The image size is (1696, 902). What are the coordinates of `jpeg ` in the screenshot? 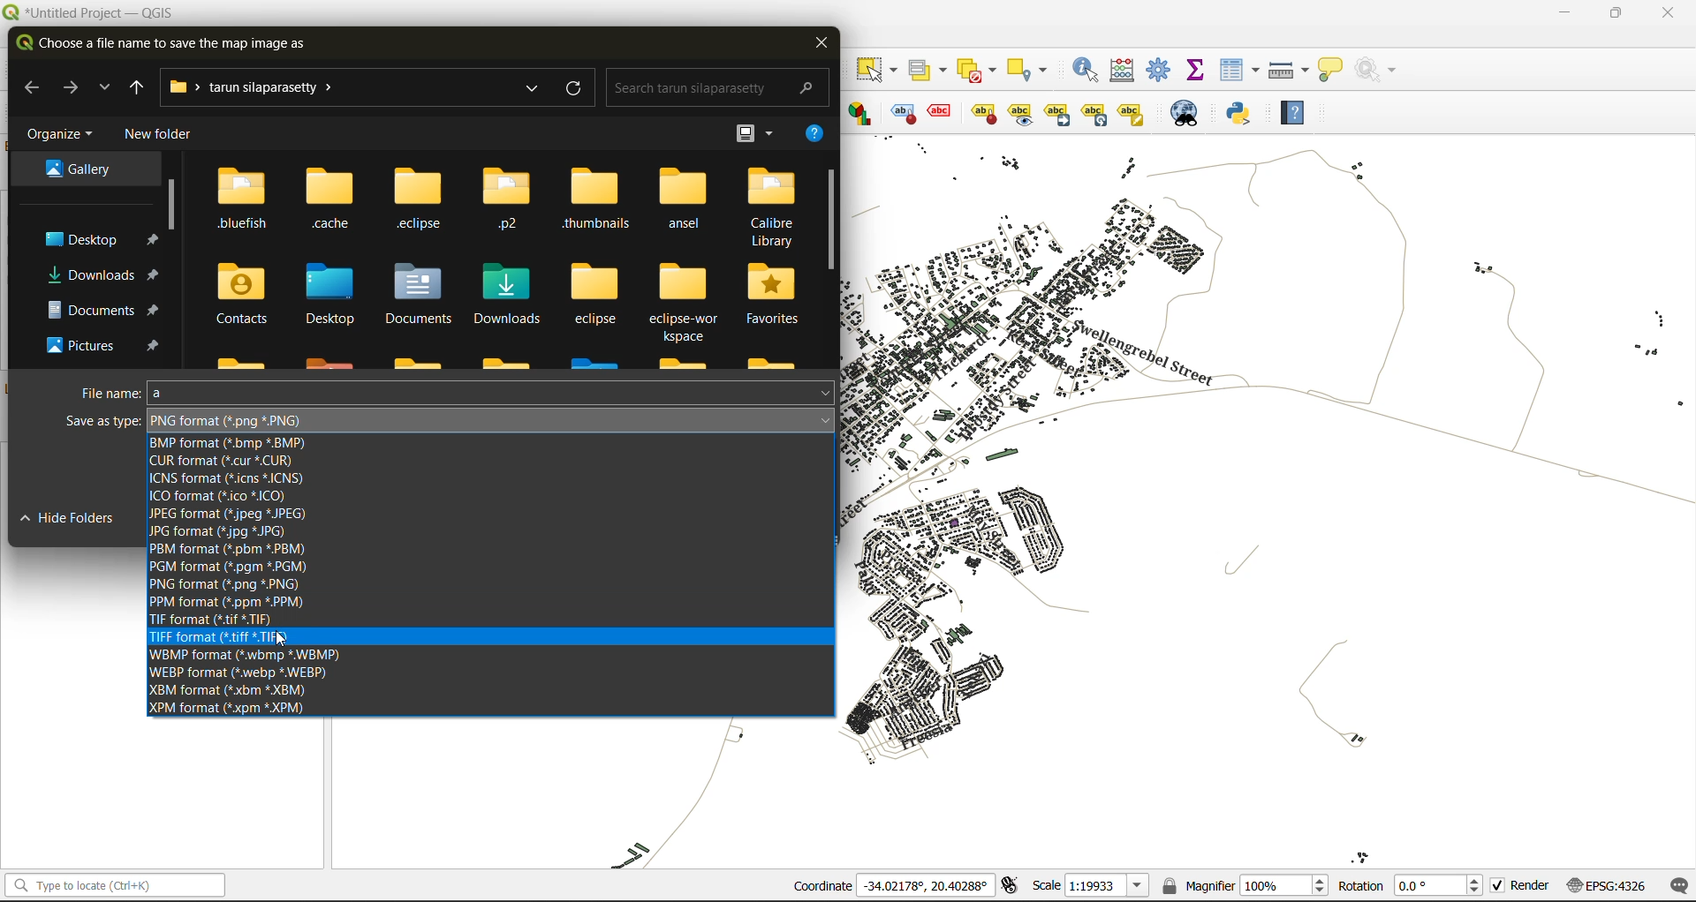 It's located at (234, 515).